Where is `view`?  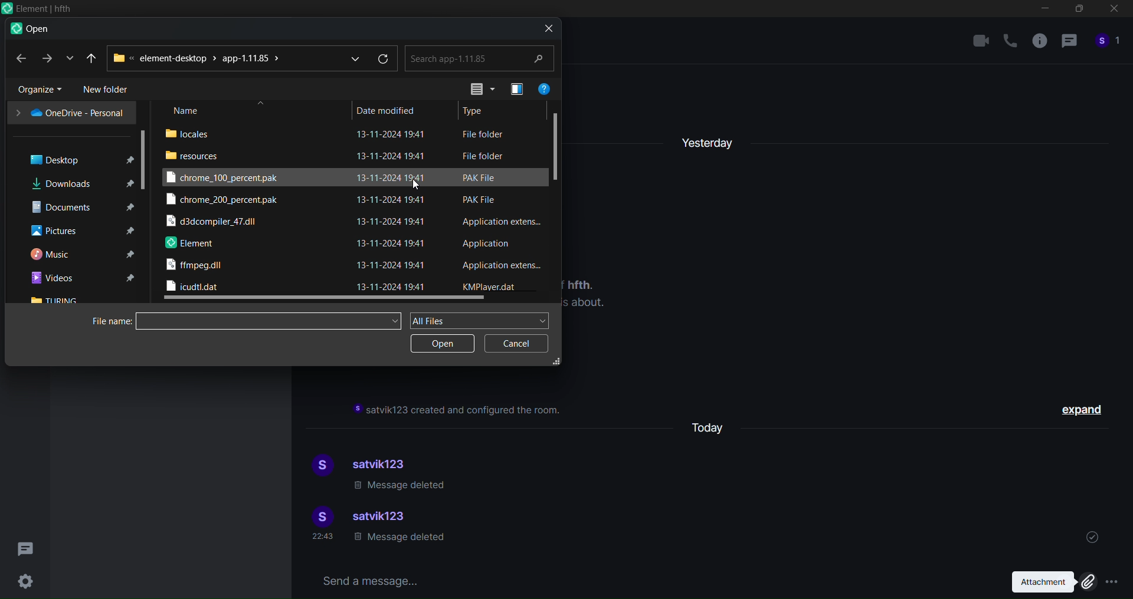 view is located at coordinates (477, 88).